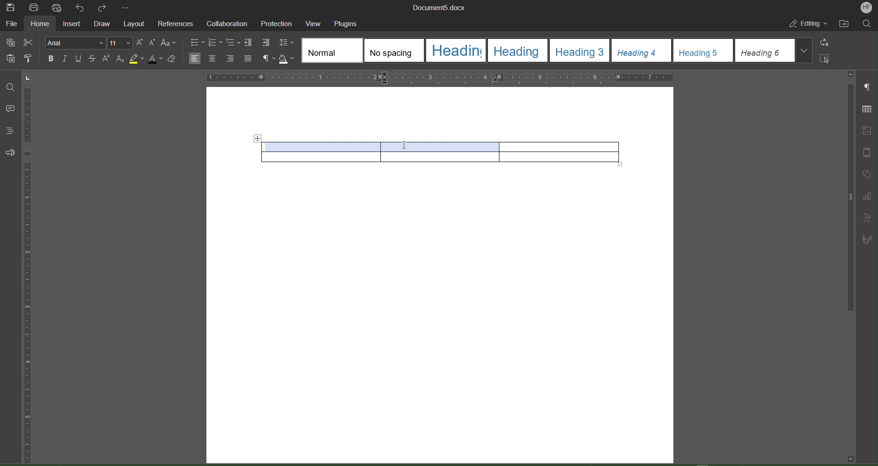 Image resolution: width=878 pixels, height=466 pixels. I want to click on View, so click(315, 23).